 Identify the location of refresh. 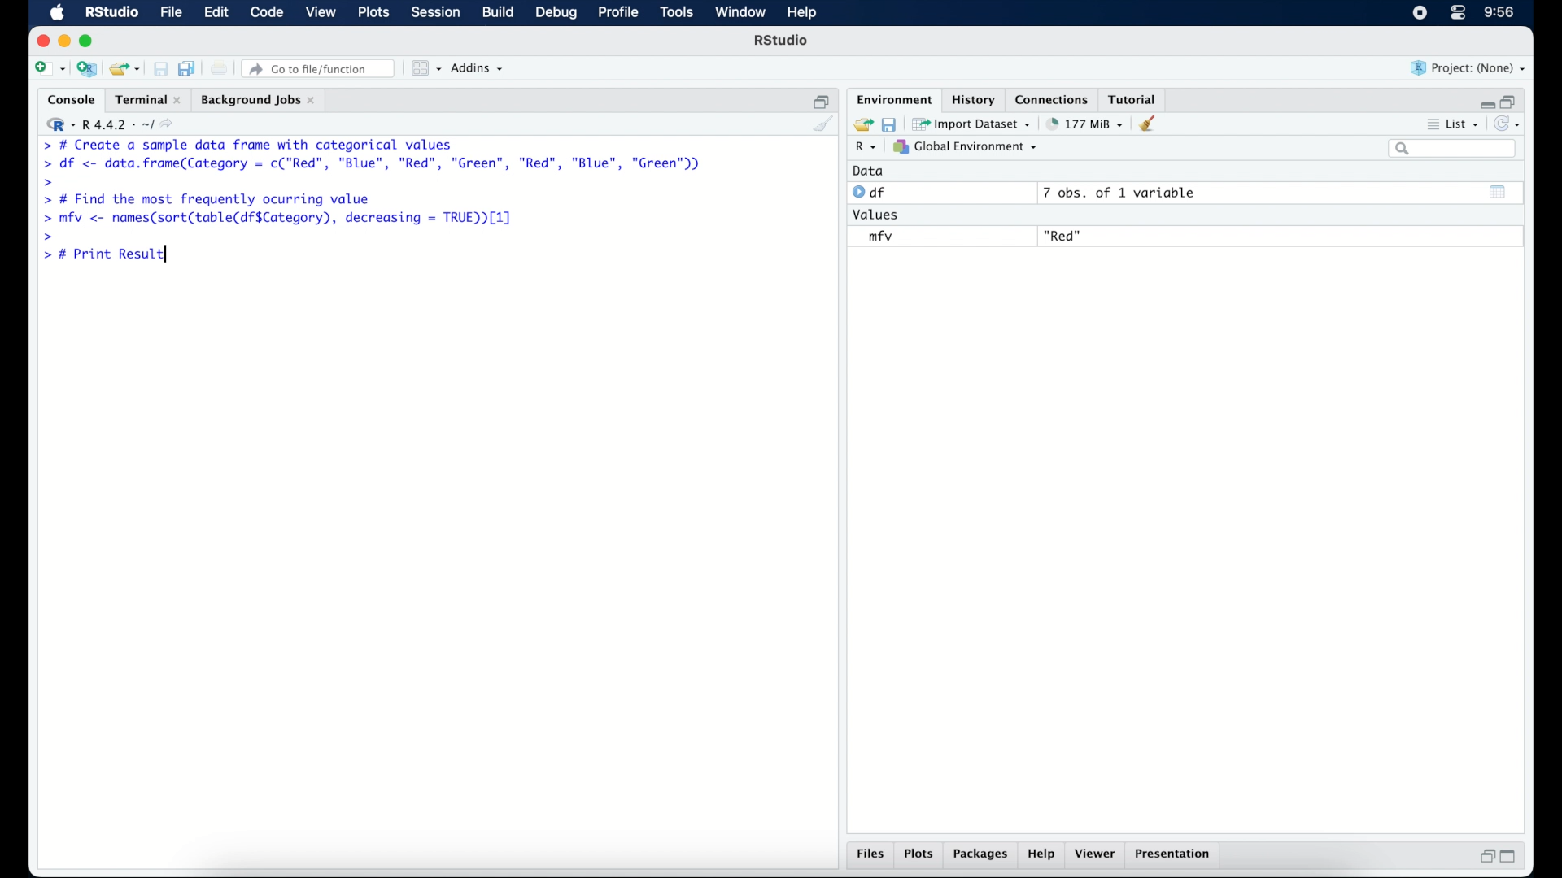
(1509, 123).